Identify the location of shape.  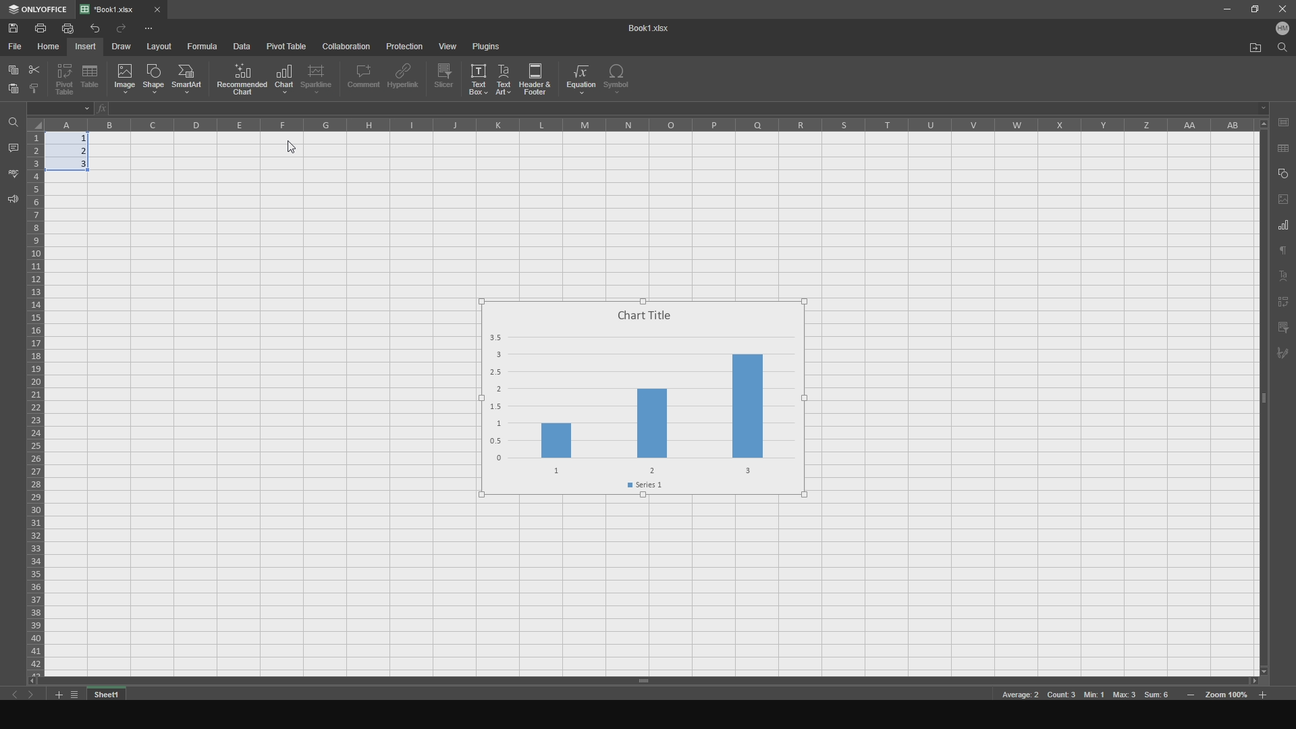
(153, 81).